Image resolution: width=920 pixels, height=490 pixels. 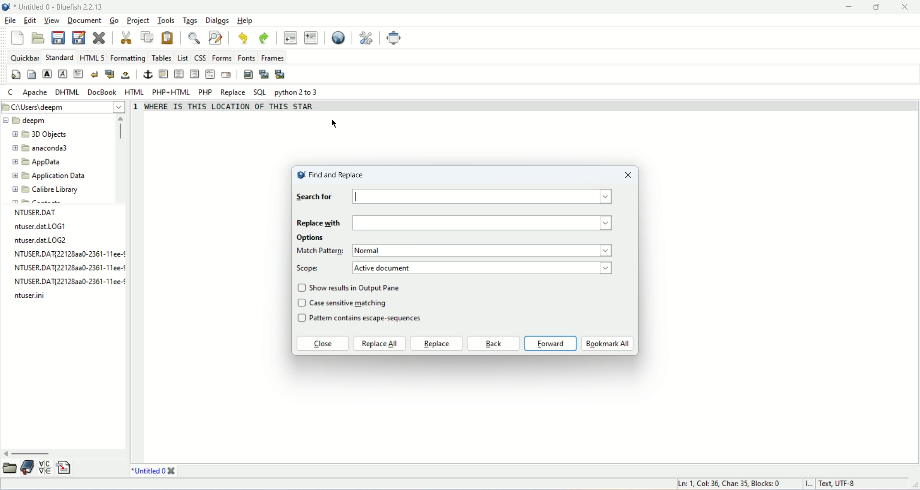 What do you see at coordinates (366, 38) in the screenshot?
I see `preferences` at bounding box center [366, 38].